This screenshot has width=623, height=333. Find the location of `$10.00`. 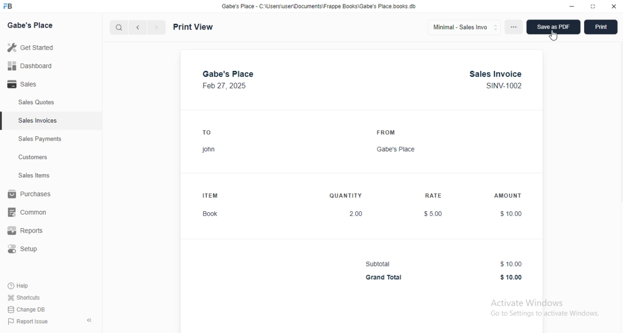

$10.00 is located at coordinates (512, 264).